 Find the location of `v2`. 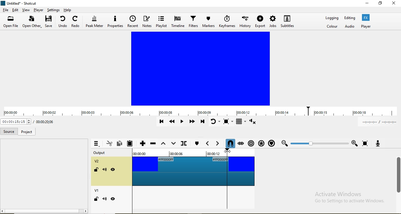

v2 is located at coordinates (98, 162).